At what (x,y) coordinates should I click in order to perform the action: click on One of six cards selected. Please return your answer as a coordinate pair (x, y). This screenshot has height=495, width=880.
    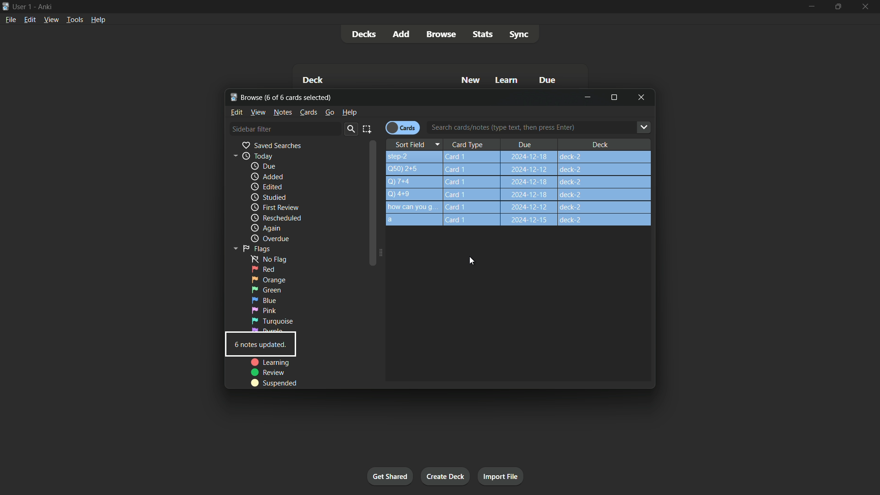
    Looking at the image, I should click on (302, 98).